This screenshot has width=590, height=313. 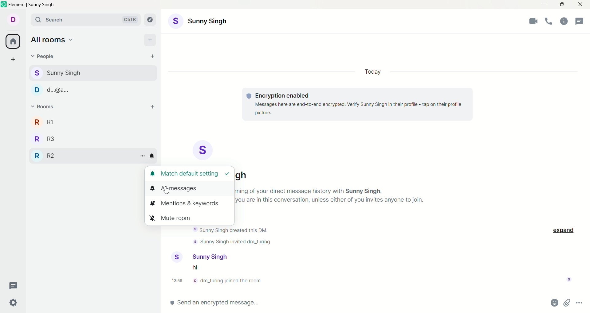 I want to click on element, so click(x=29, y=5).